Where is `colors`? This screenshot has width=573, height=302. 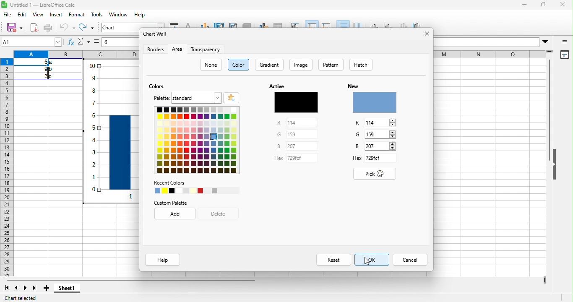 colors is located at coordinates (197, 140).